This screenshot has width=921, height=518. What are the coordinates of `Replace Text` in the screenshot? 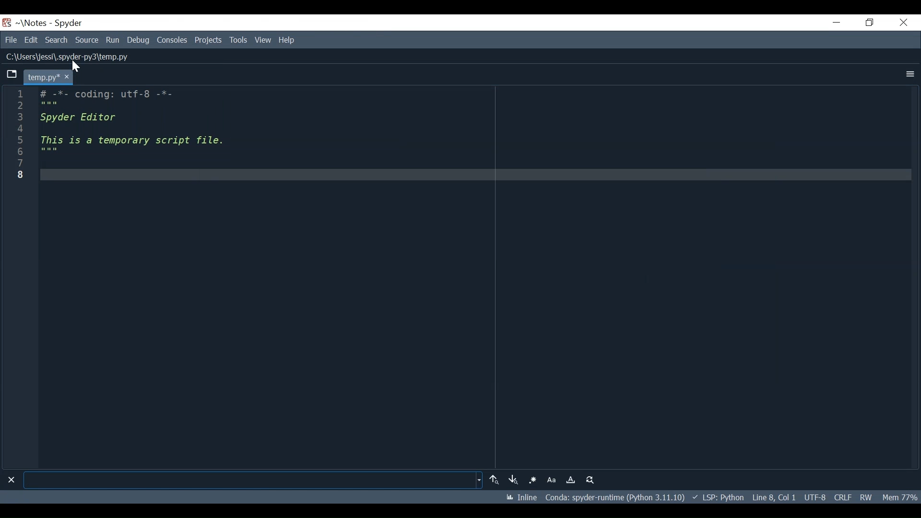 It's located at (590, 480).